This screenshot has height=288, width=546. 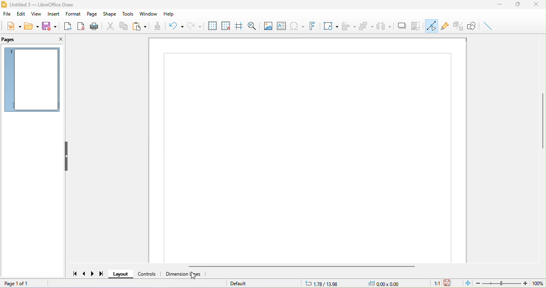 I want to click on minimize, so click(x=502, y=5).